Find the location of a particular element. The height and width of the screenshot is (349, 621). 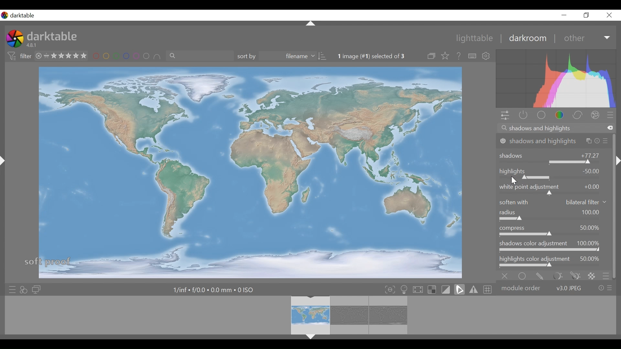

radius is located at coordinates (554, 216).